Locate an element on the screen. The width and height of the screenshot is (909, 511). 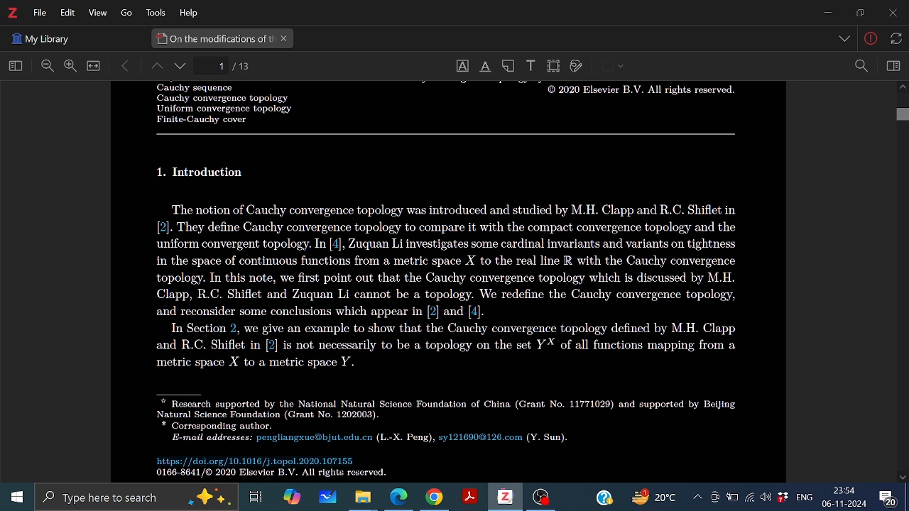
dropbox is located at coordinates (783, 498).